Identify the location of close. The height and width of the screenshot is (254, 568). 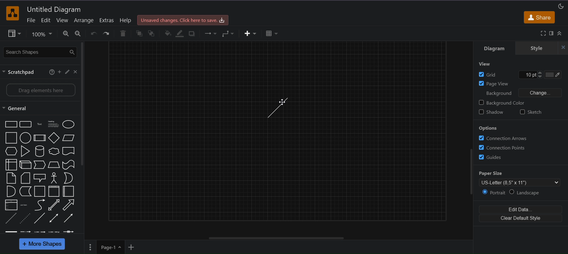
(76, 72).